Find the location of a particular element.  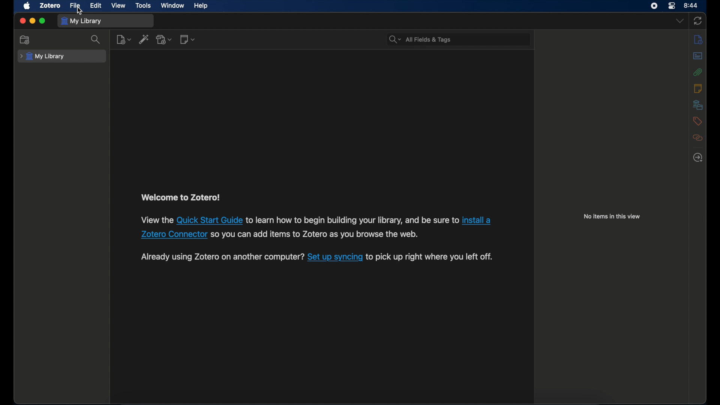

abstract is located at coordinates (698, 56).